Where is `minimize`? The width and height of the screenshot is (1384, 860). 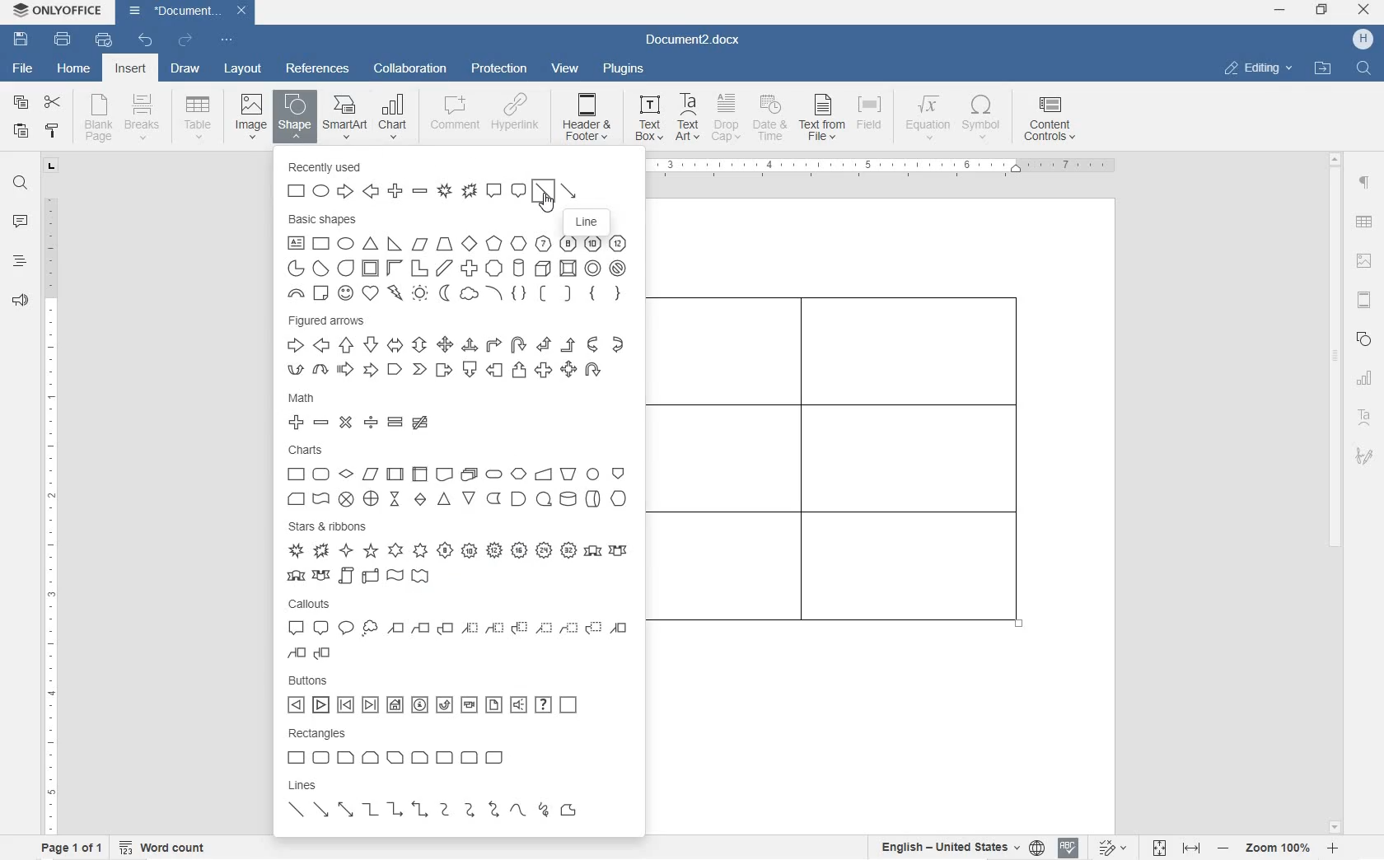
minimize is located at coordinates (1279, 10).